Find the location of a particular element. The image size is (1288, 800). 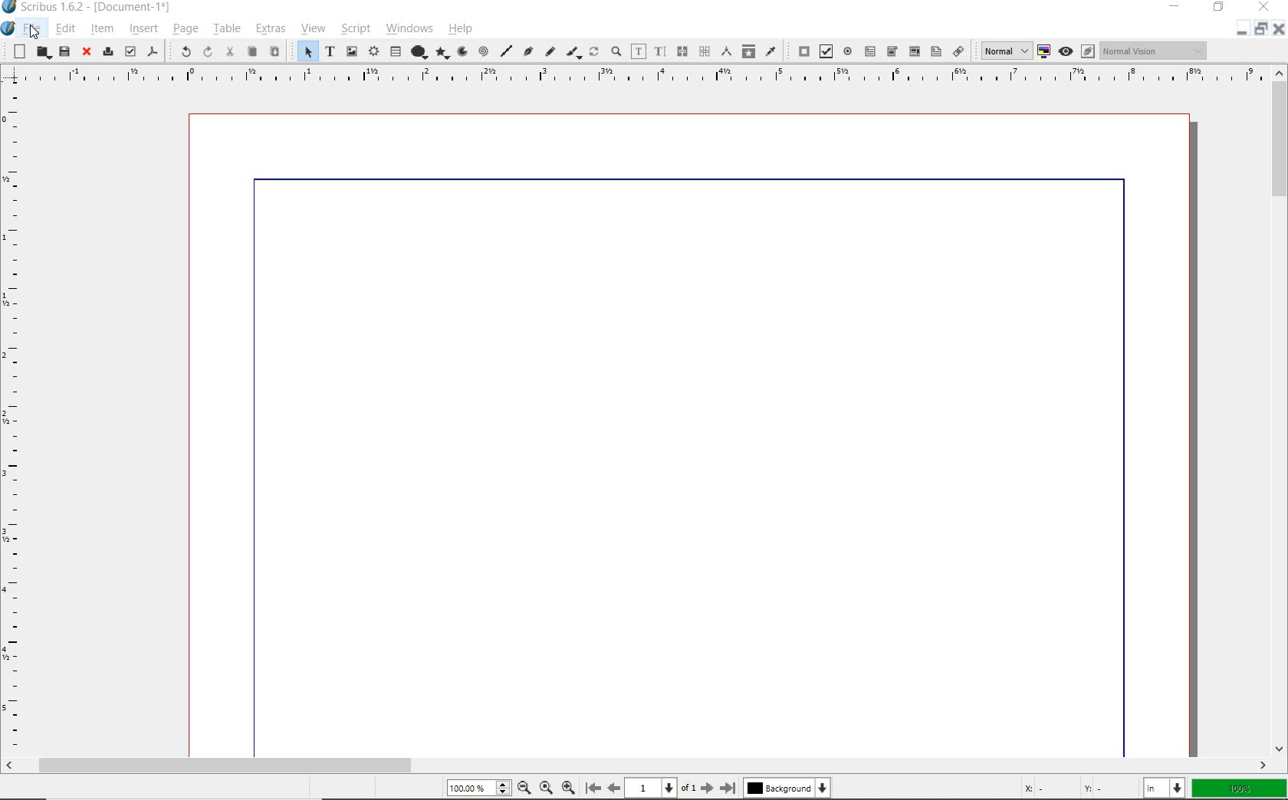

file is located at coordinates (34, 28).